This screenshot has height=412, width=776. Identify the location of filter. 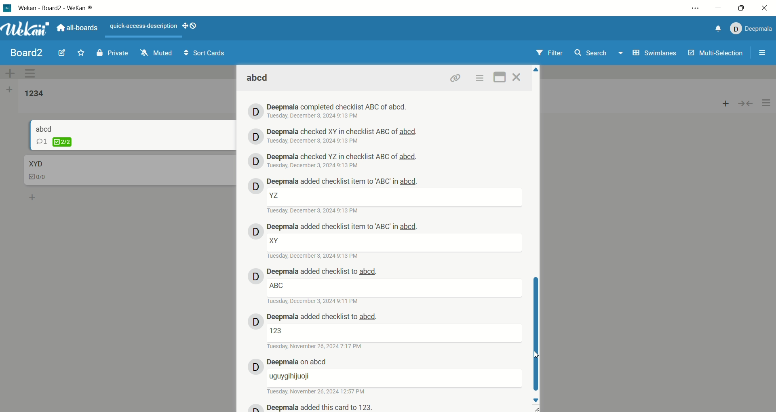
(551, 53).